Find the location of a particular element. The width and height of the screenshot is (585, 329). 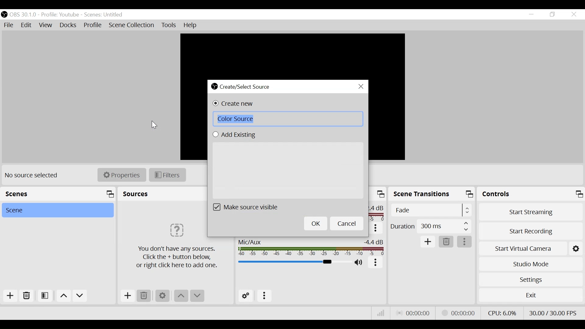

File is located at coordinates (8, 25).